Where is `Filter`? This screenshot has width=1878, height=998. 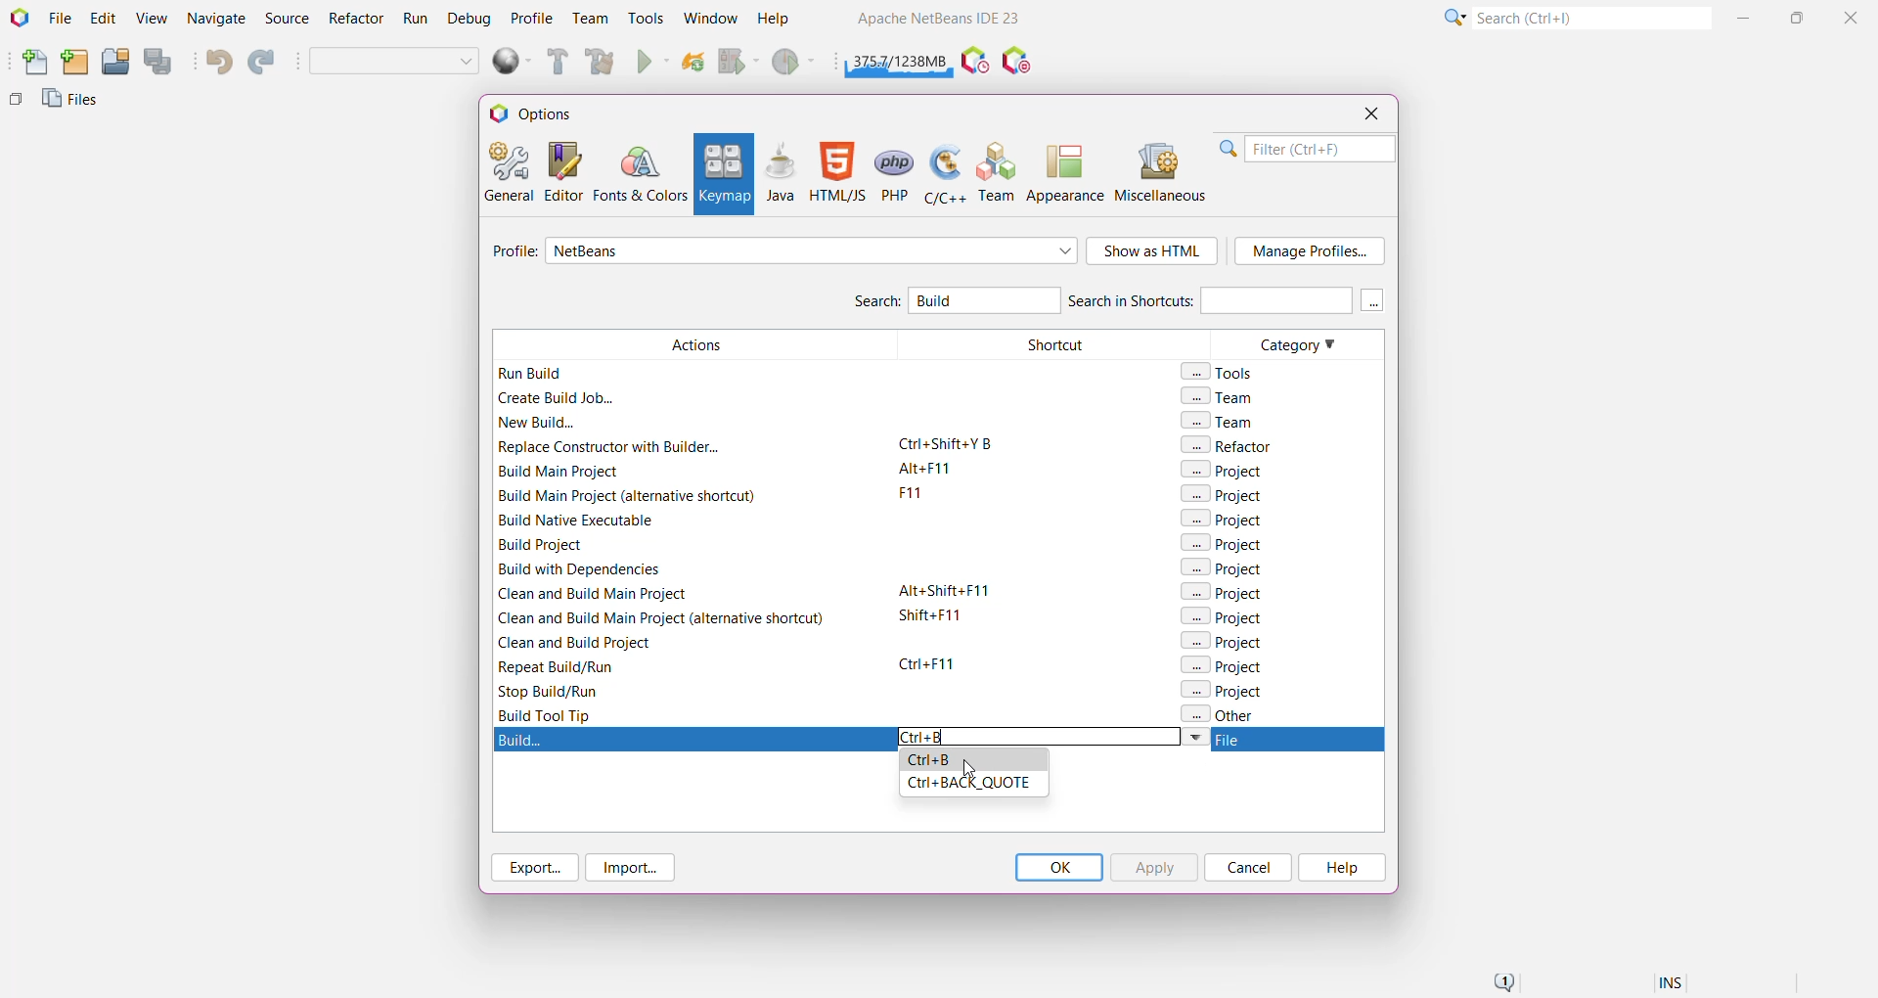 Filter is located at coordinates (1307, 149).